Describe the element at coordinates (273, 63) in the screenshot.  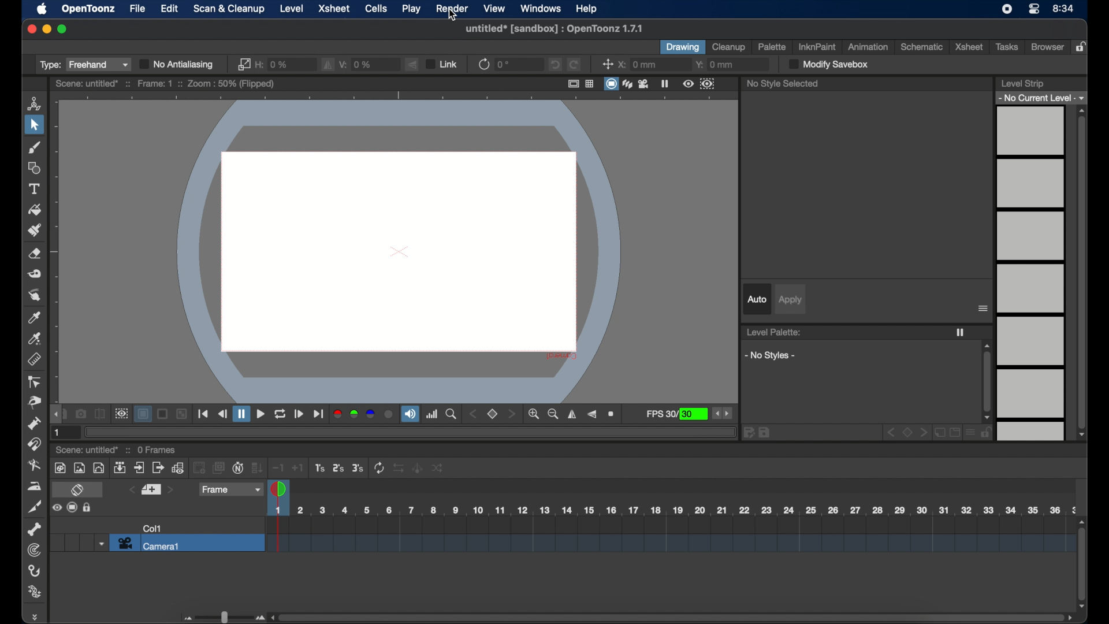
I see `h` at that location.